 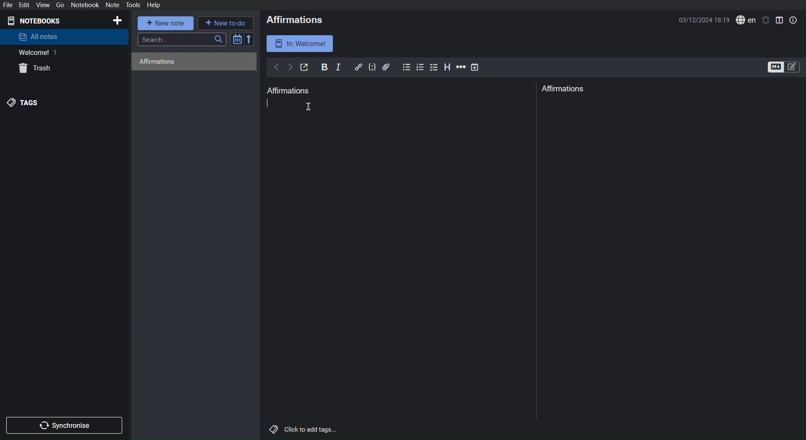 What do you see at coordinates (766, 20) in the screenshot?
I see `Notifications` at bounding box center [766, 20].